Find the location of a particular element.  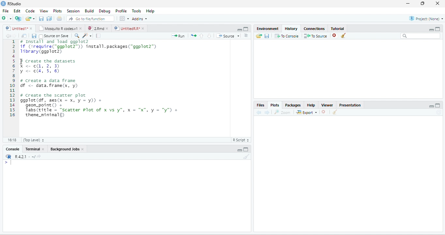

Edit is located at coordinates (17, 11).